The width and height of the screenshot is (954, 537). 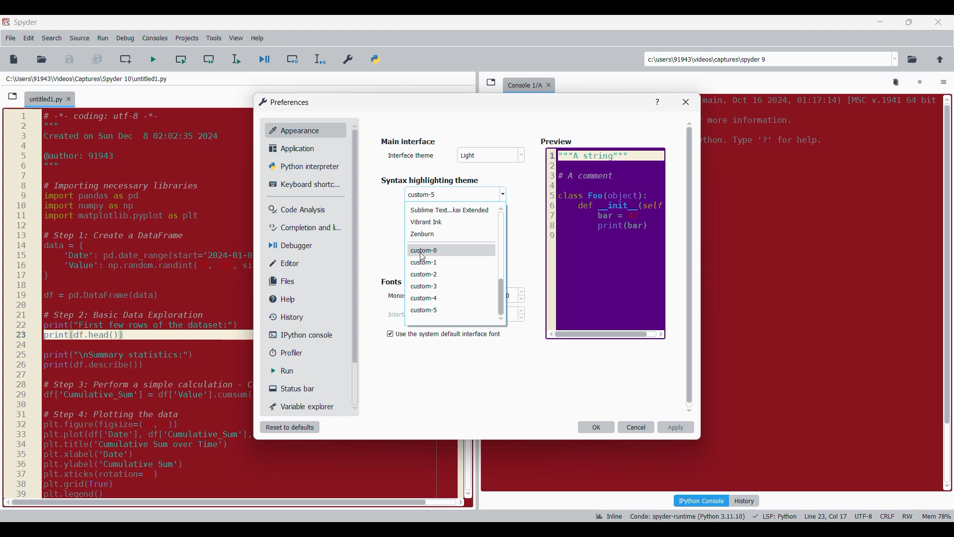 I want to click on Projects menu, so click(x=187, y=38).